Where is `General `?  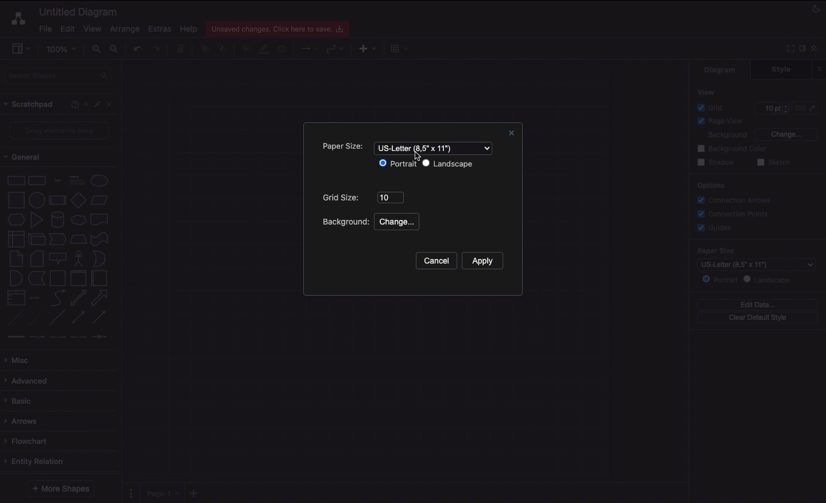
General  is located at coordinates (29, 157).